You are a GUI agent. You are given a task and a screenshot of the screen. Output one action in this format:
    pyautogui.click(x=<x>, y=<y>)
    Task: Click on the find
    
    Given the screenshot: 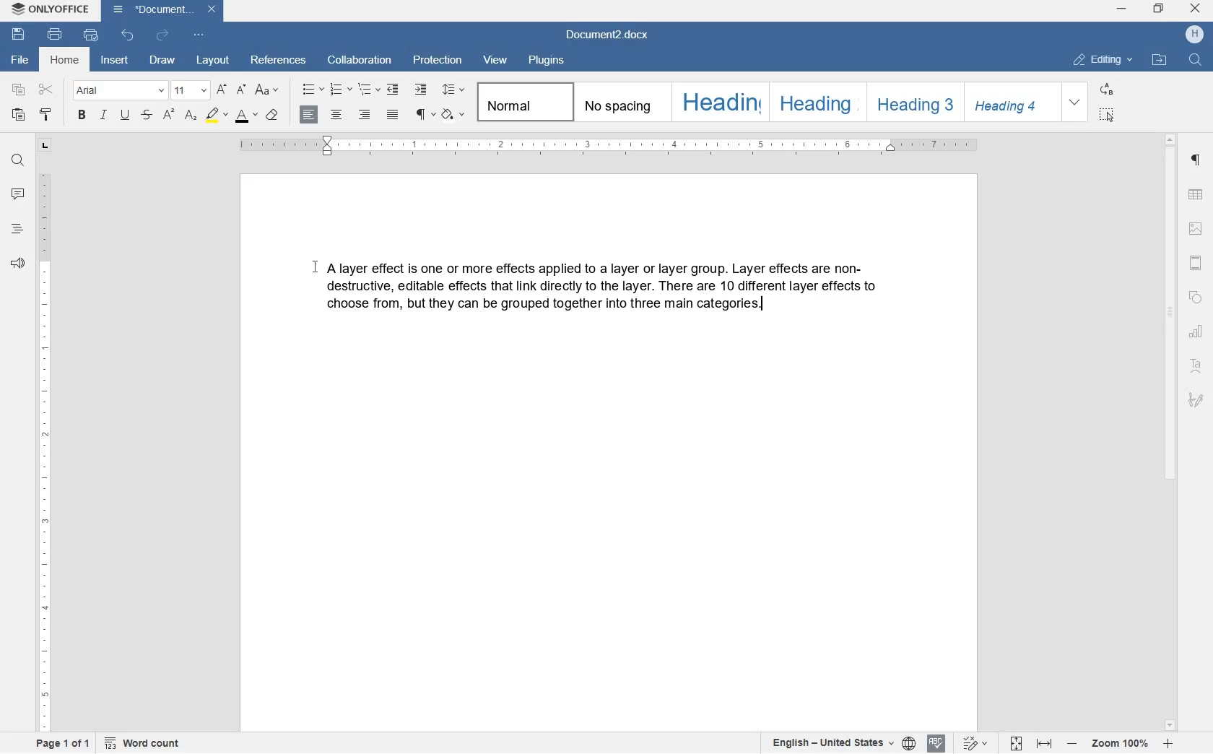 What is the action you would take?
    pyautogui.click(x=17, y=160)
    